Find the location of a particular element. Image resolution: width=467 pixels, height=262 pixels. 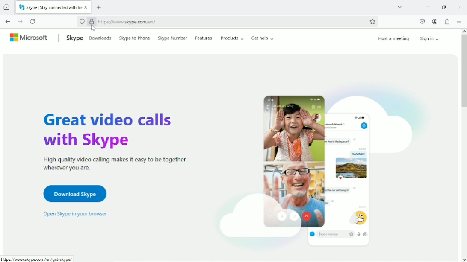

Current tab is located at coordinates (50, 7).